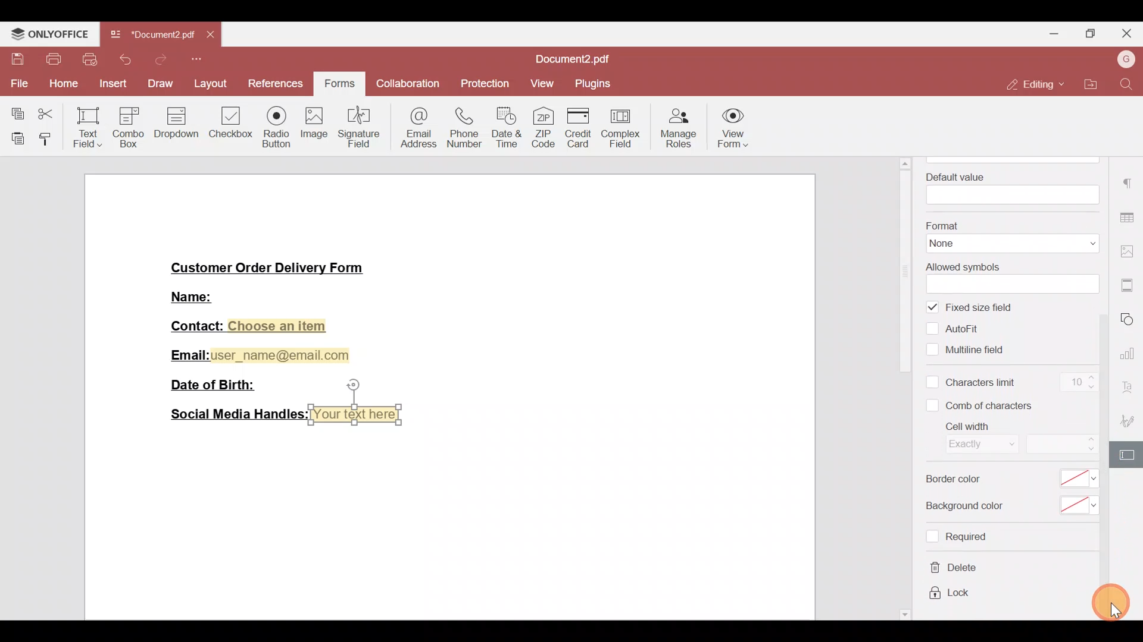 The width and height of the screenshot is (1143, 642). What do you see at coordinates (127, 59) in the screenshot?
I see `Undo` at bounding box center [127, 59].